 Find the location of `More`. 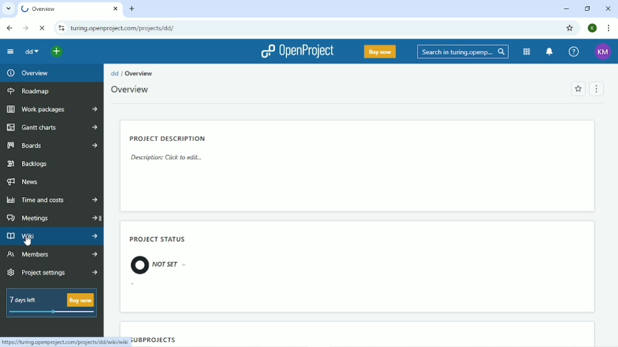

More is located at coordinates (92, 216).